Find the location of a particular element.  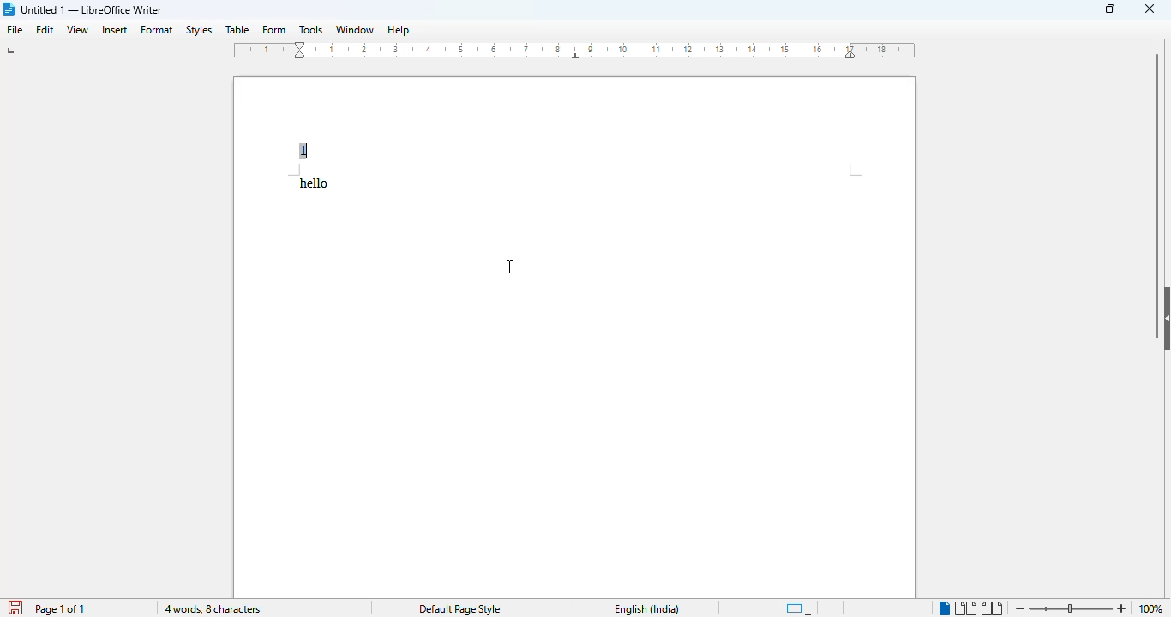

vertical scroll bar is located at coordinates (1158, 165).